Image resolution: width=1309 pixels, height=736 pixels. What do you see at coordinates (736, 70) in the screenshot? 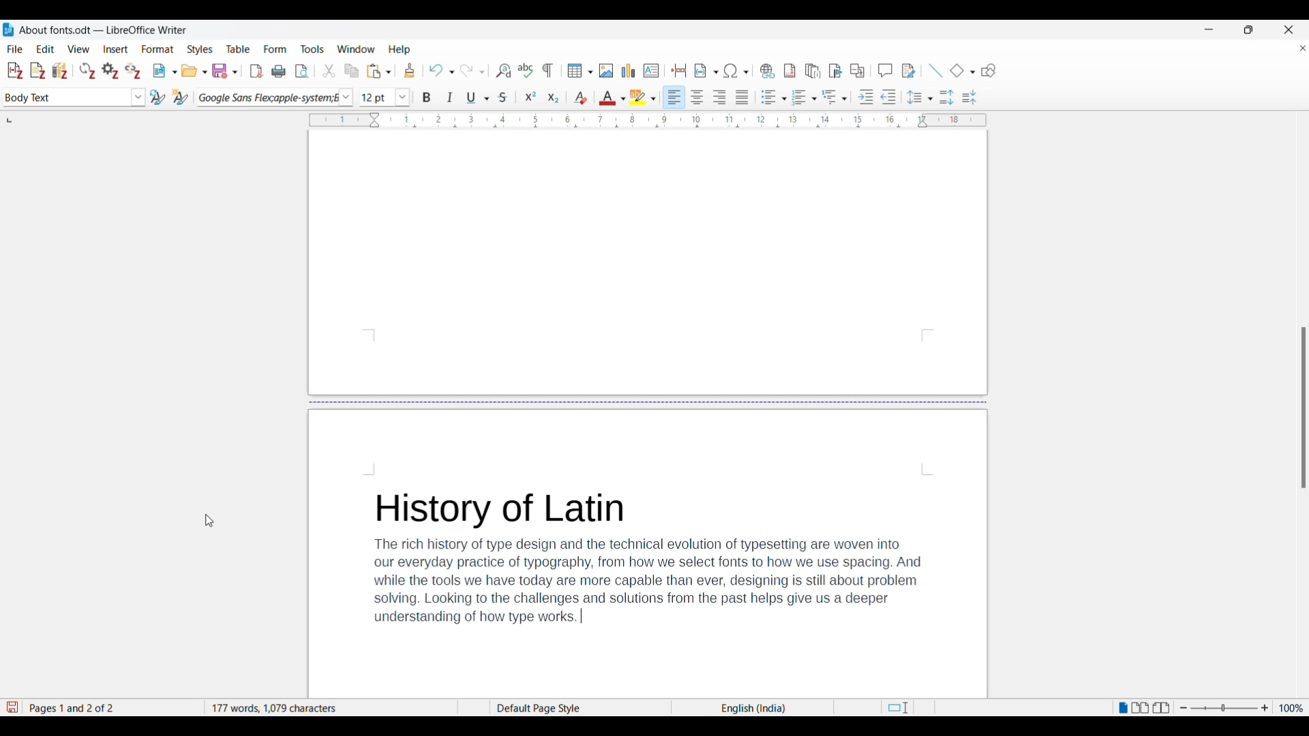
I see `Special character options` at bounding box center [736, 70].